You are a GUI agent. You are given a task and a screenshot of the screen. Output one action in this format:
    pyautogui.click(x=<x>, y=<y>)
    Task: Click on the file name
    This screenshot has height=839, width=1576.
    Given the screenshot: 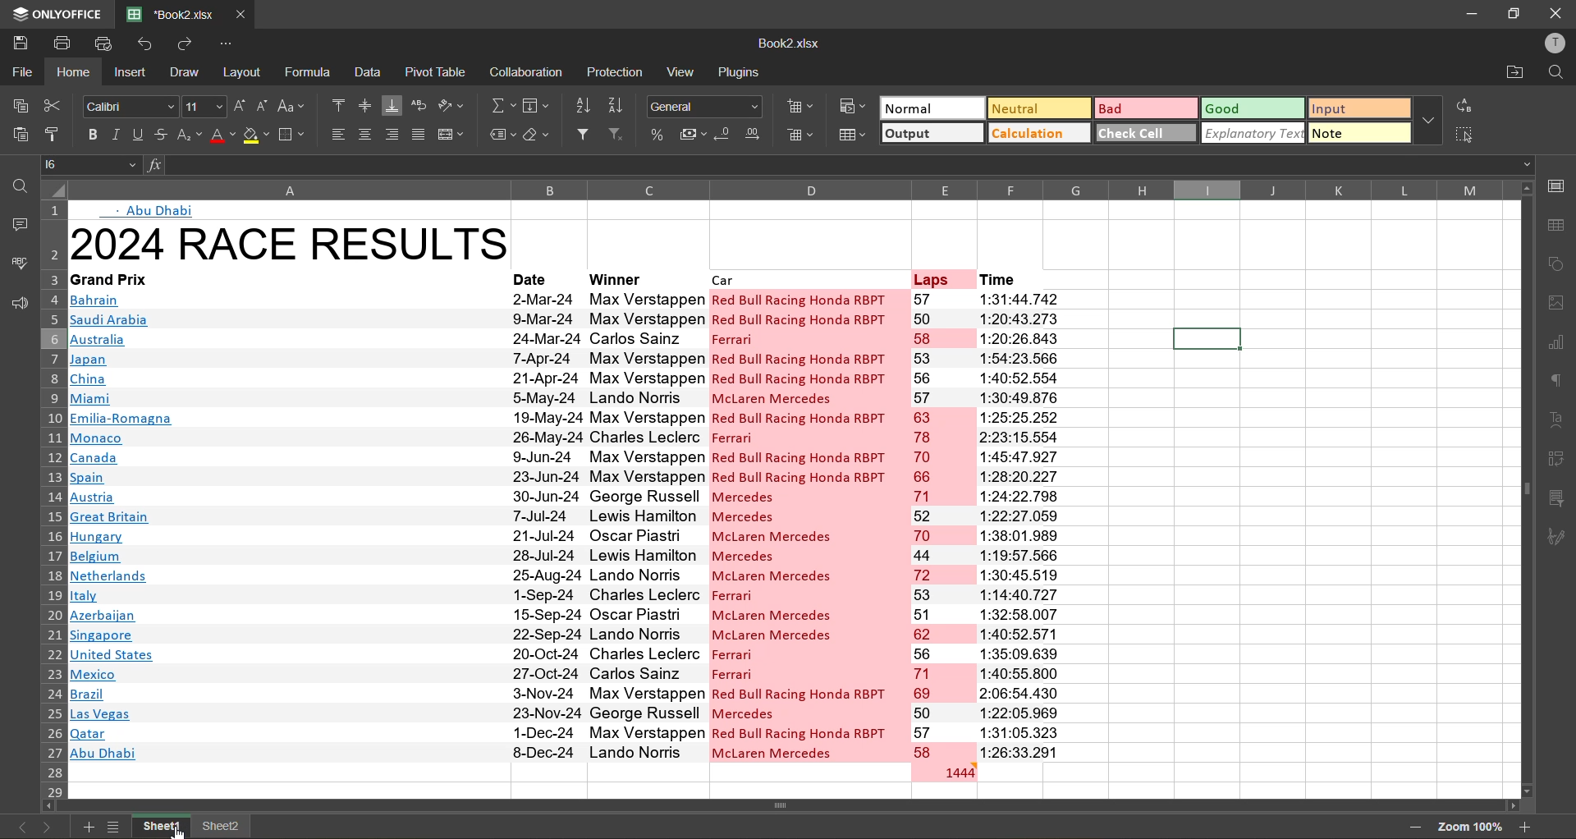 What is the action you would take?
    pyautogui.click(x=786, y=43)
    